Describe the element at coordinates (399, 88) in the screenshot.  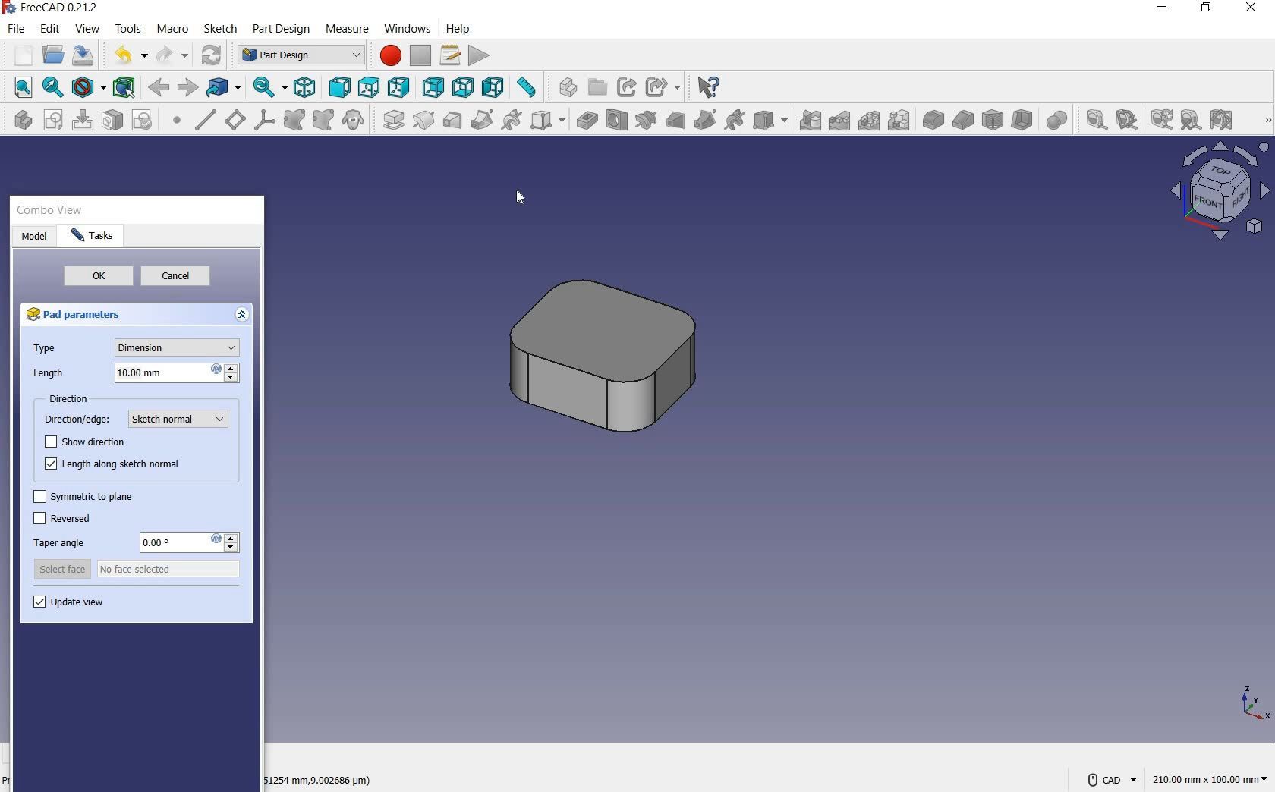
I see `right` at that location.